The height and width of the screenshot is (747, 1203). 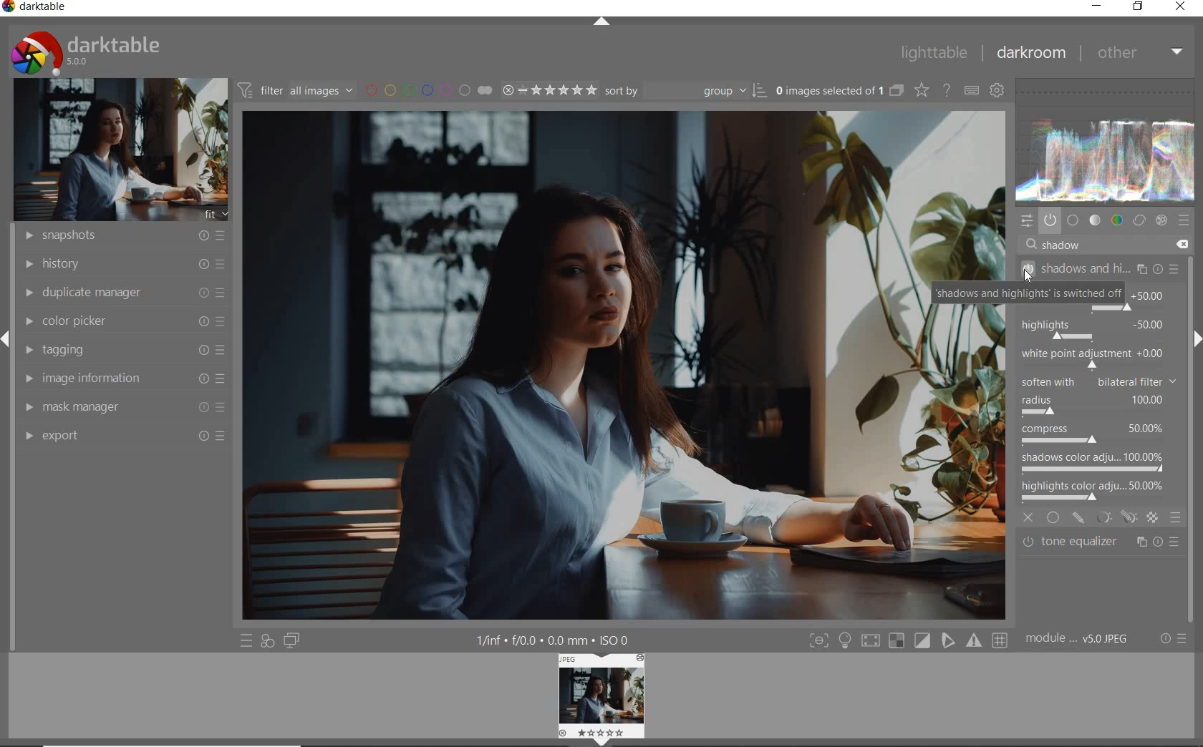 I want to click on minimize, so click(x=1097, y=6).